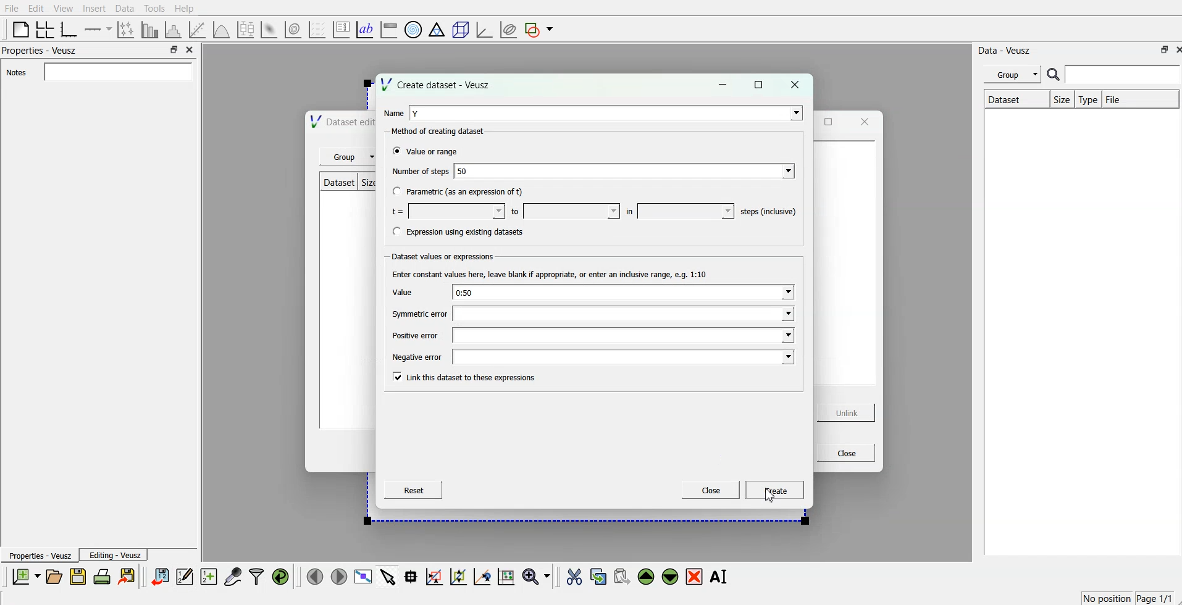 The image size is (1182, 605). Describe the element at coordinates (78, 577) in the screenshot. I see `save document` at that location.